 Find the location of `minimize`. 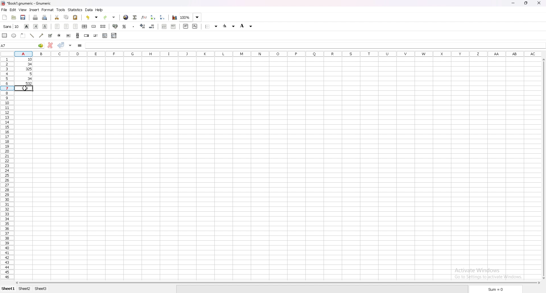

minimize is located at coordinates (512, 3).